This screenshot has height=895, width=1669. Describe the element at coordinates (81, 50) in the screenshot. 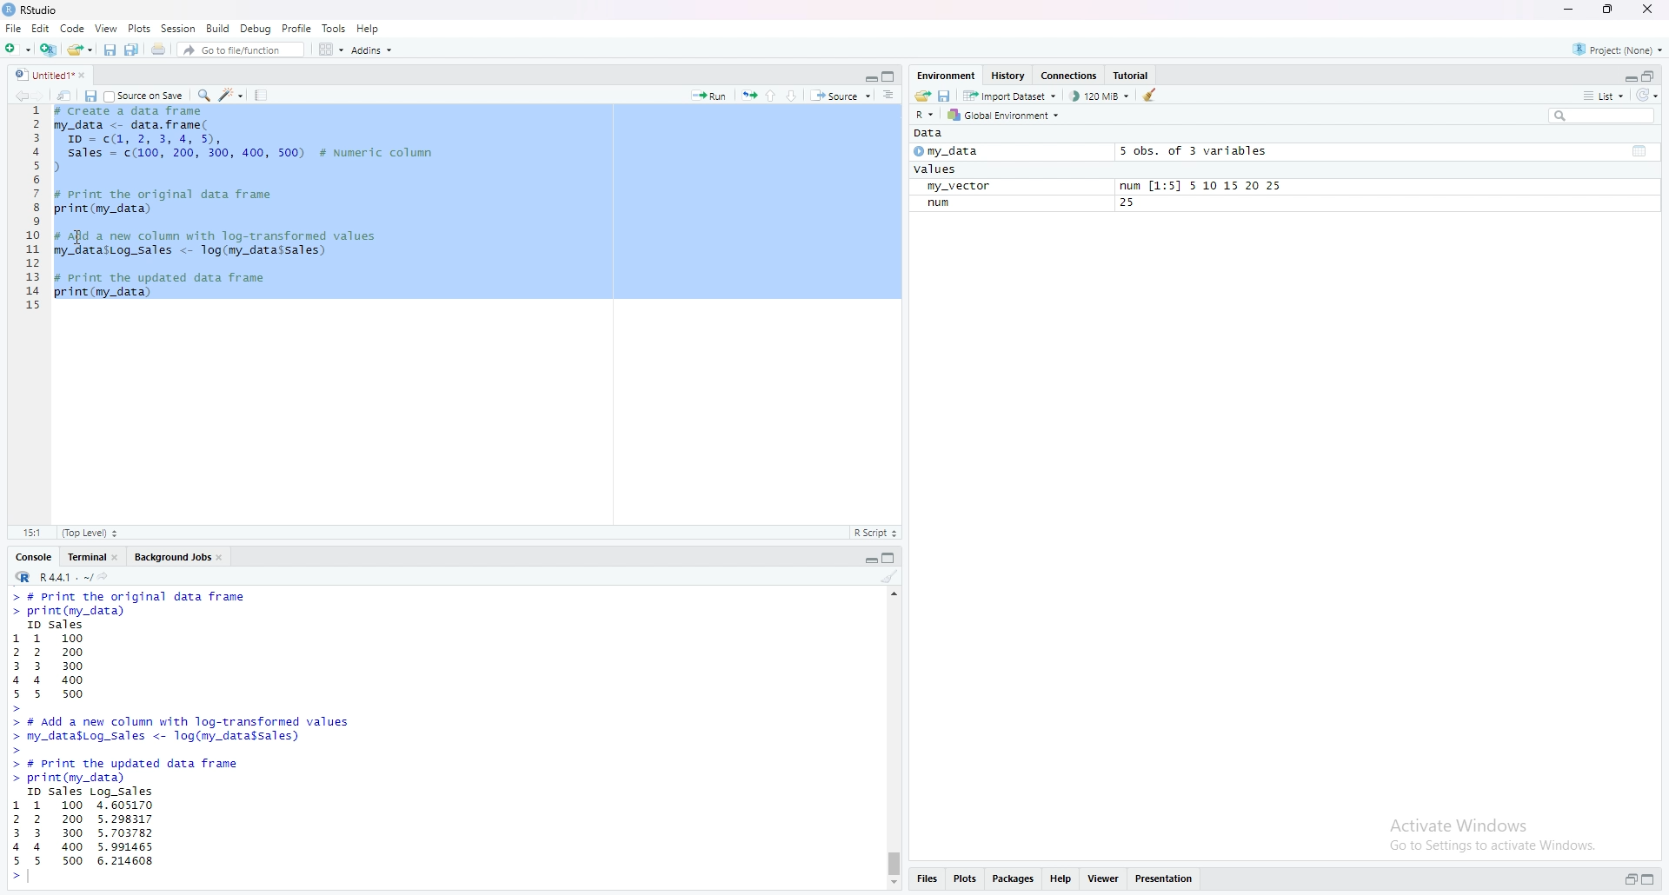

I see `Open an existing file` at that location.